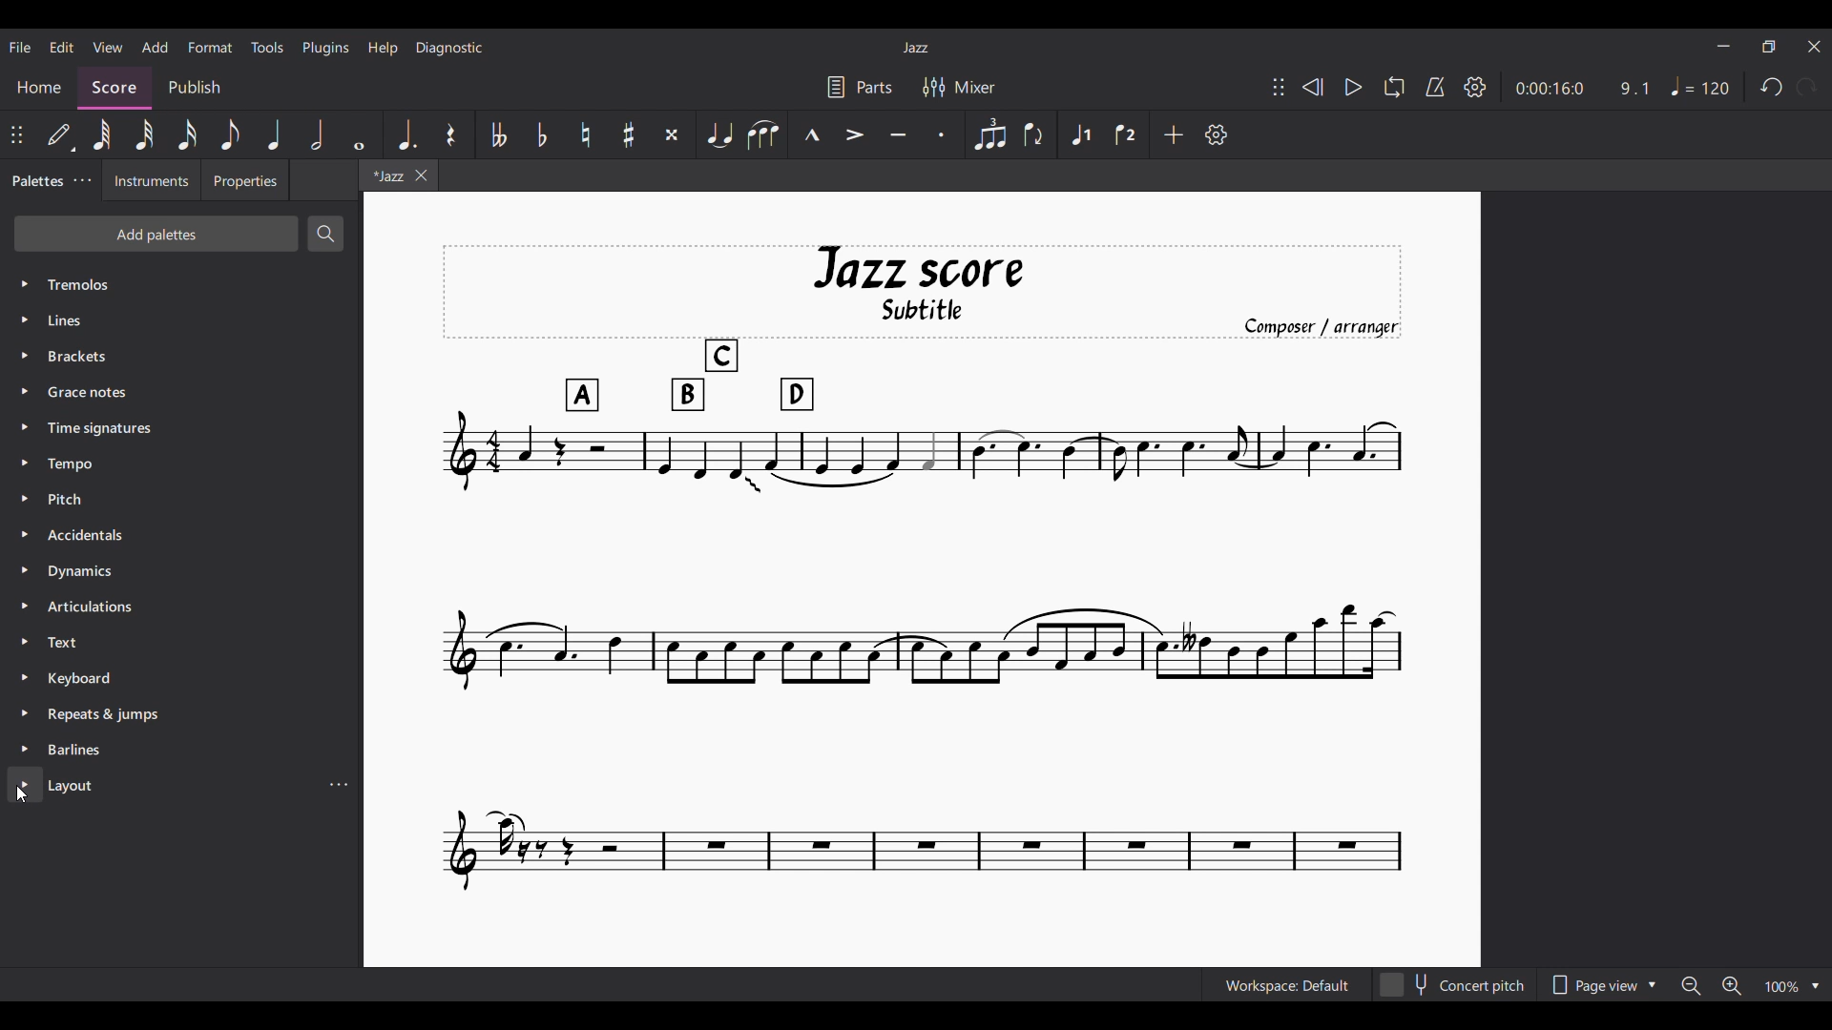 The height and width of the screenshot is (1030, 1832). Describe the element at coordinates (22, 794) in the screenshot. I see `Cursor` at that location.